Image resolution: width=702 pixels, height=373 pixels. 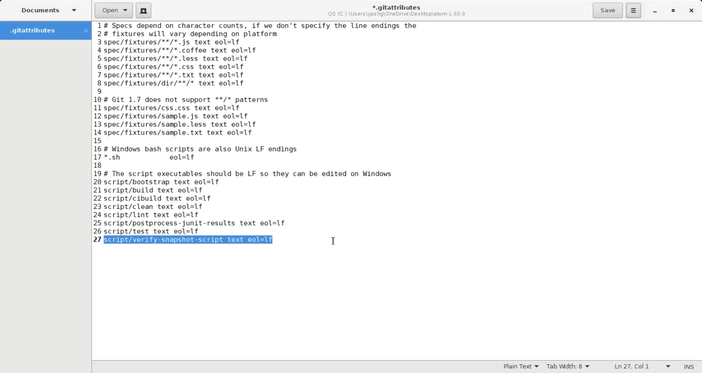 I want to click on Plain Text, so click(x=519, y=367).